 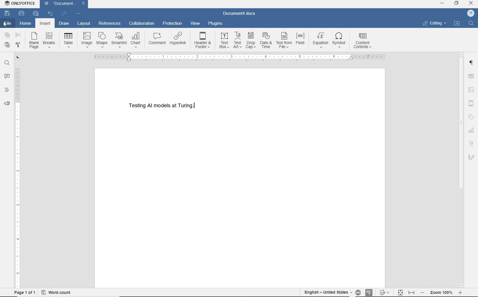 I want to click on paste, so click(x=6, y=45).